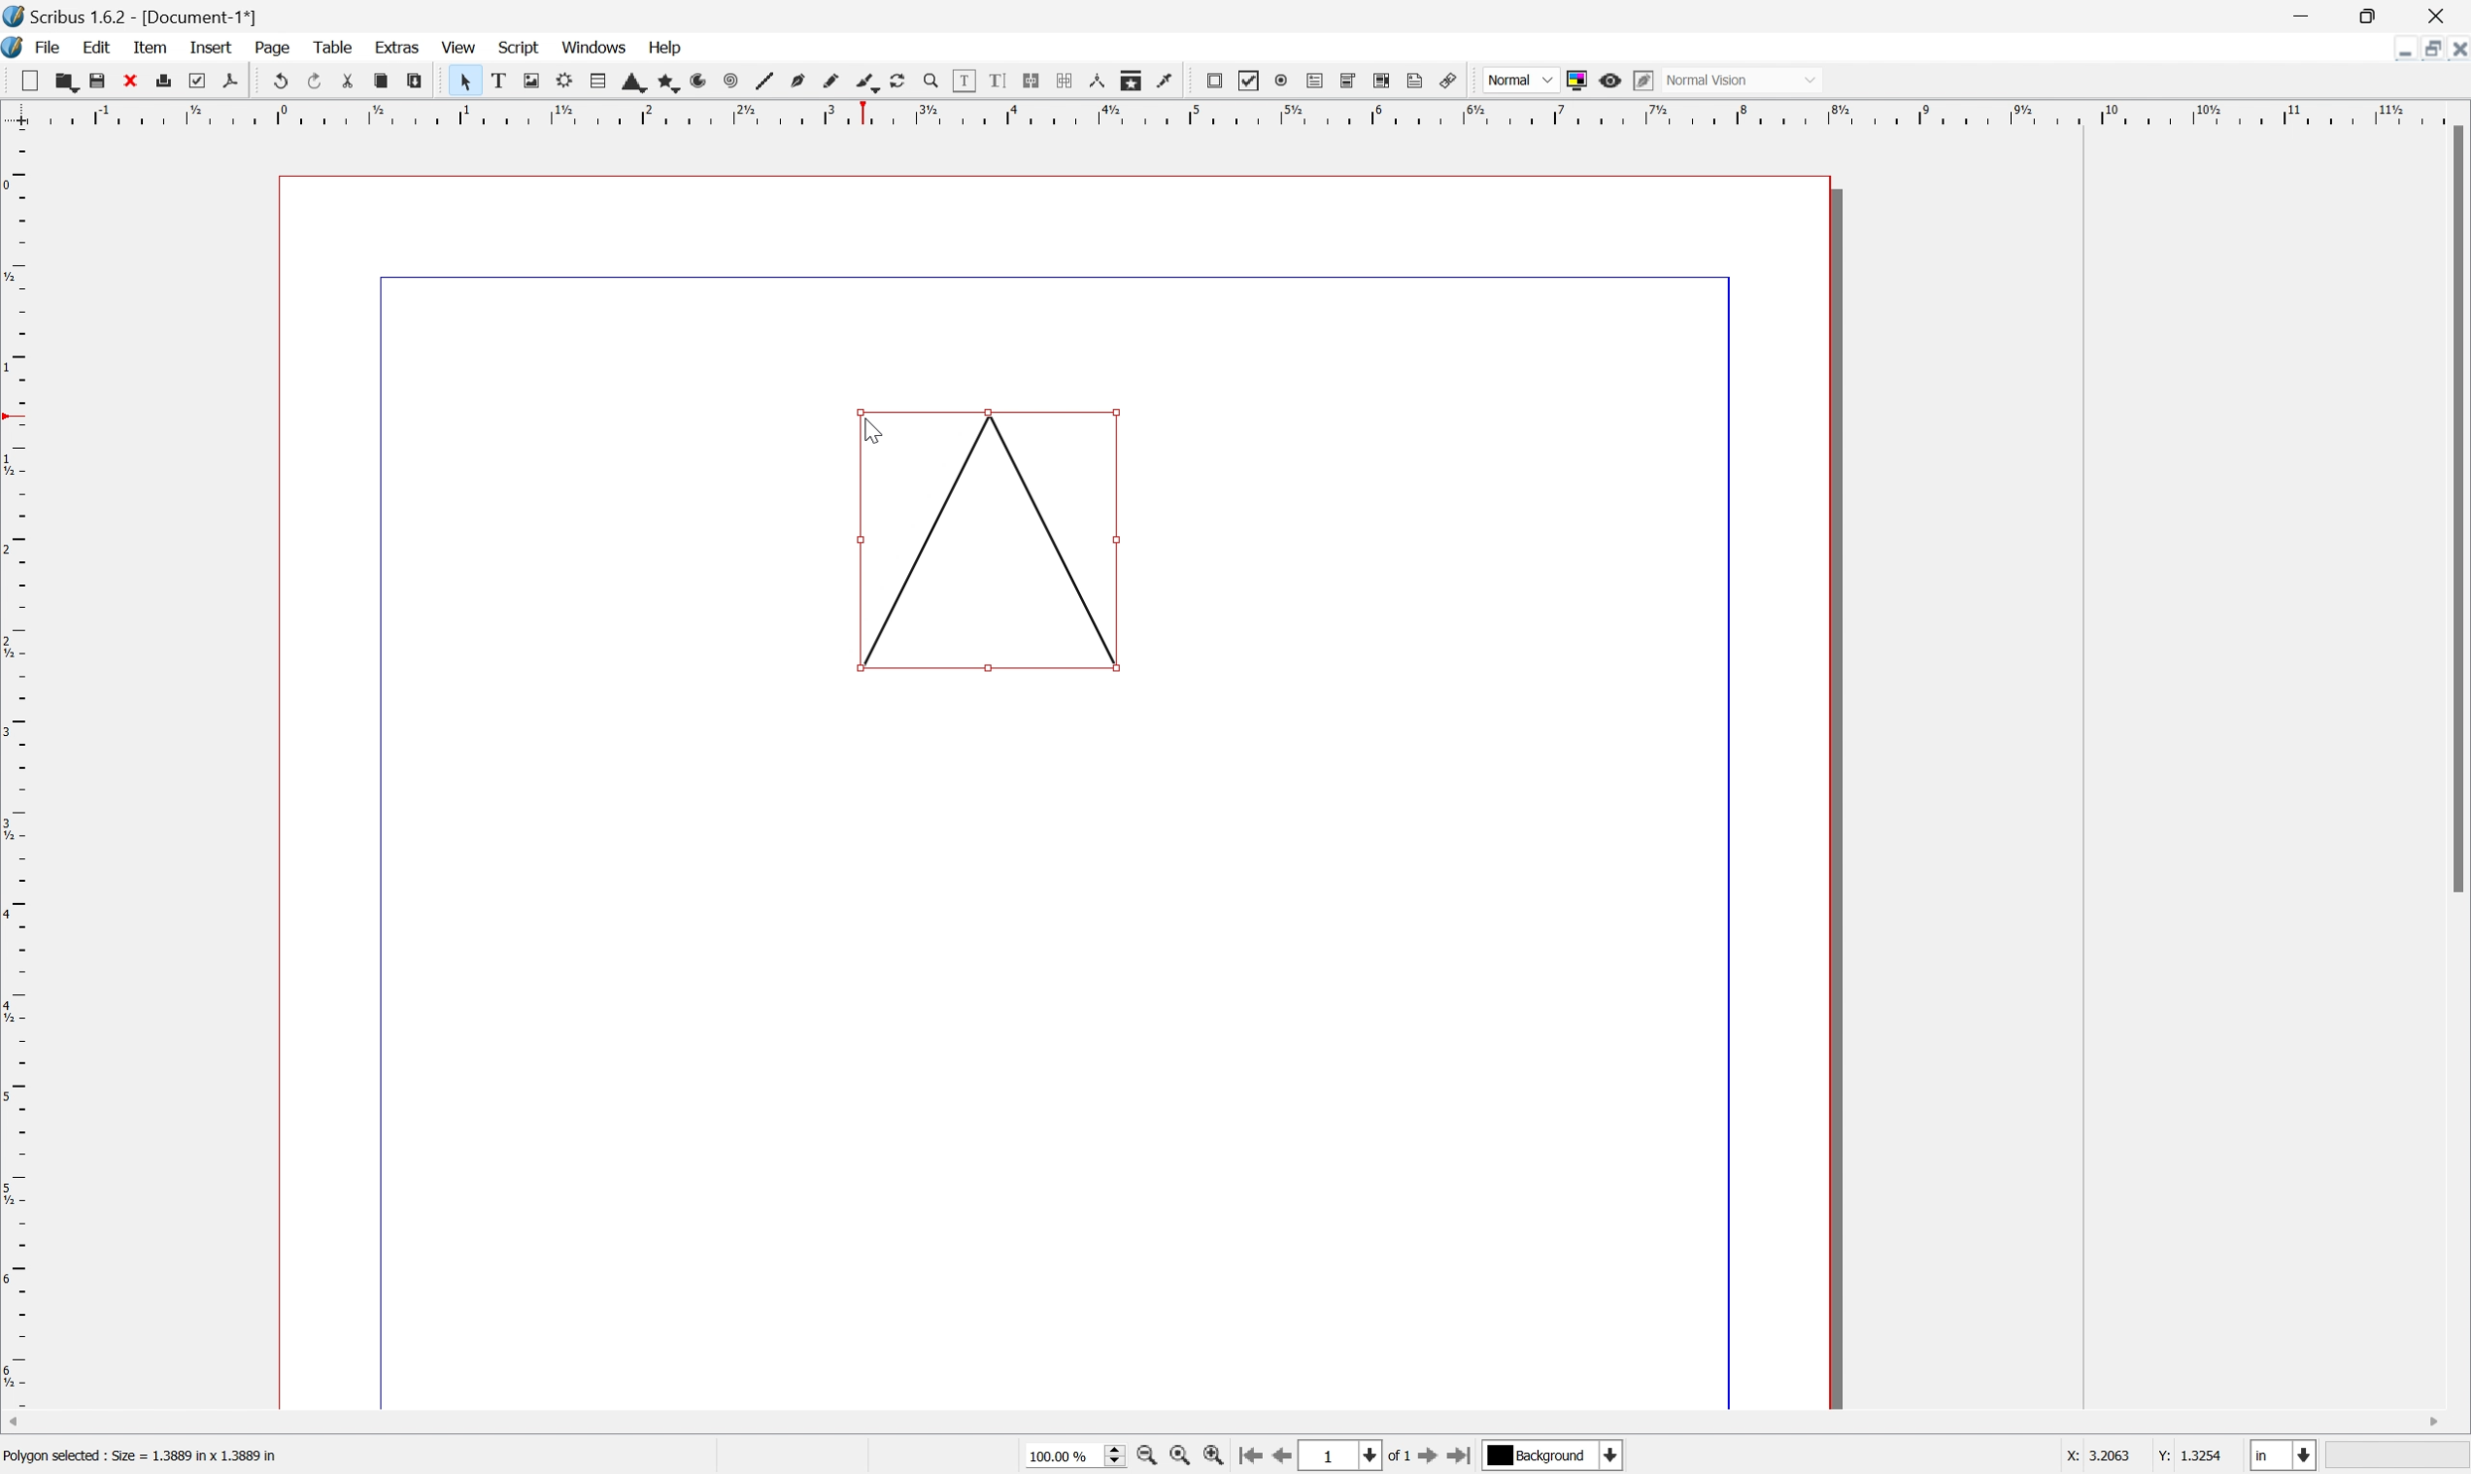 The height and width of the screenshot is (1474, 2471). What do you see at coordinates (1328, 1456) in the screenshot?
I see `1` at bounding box center [1328, 1456].